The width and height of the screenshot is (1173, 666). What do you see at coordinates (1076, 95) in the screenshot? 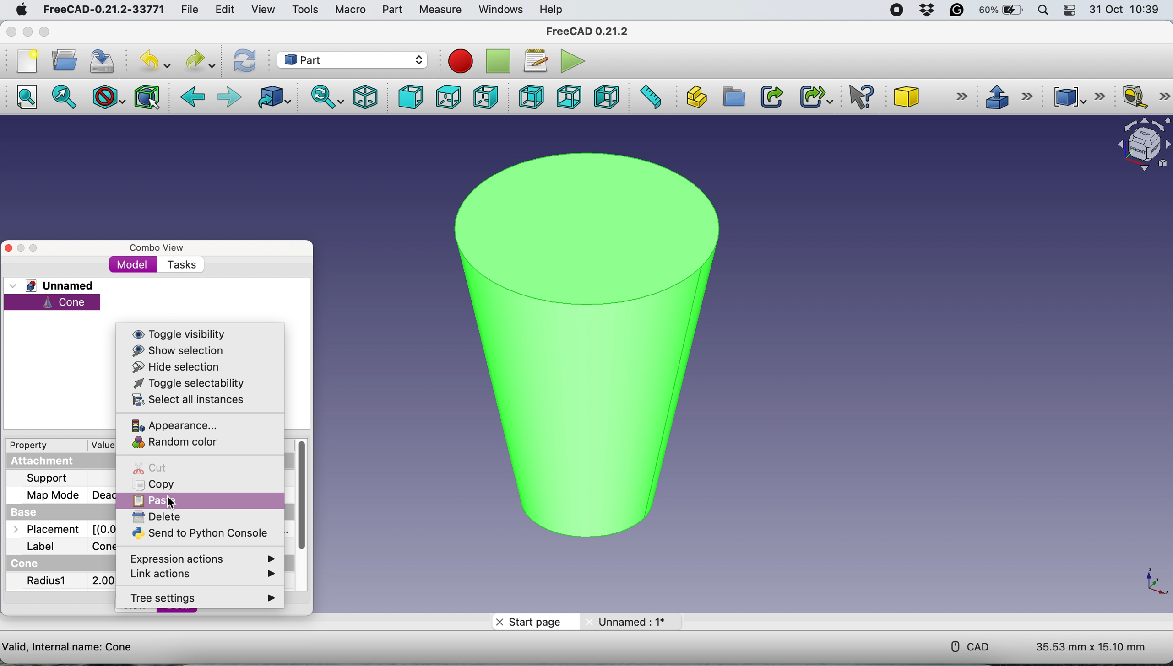
I see `compound tools` at bounding box center [1076, 95].